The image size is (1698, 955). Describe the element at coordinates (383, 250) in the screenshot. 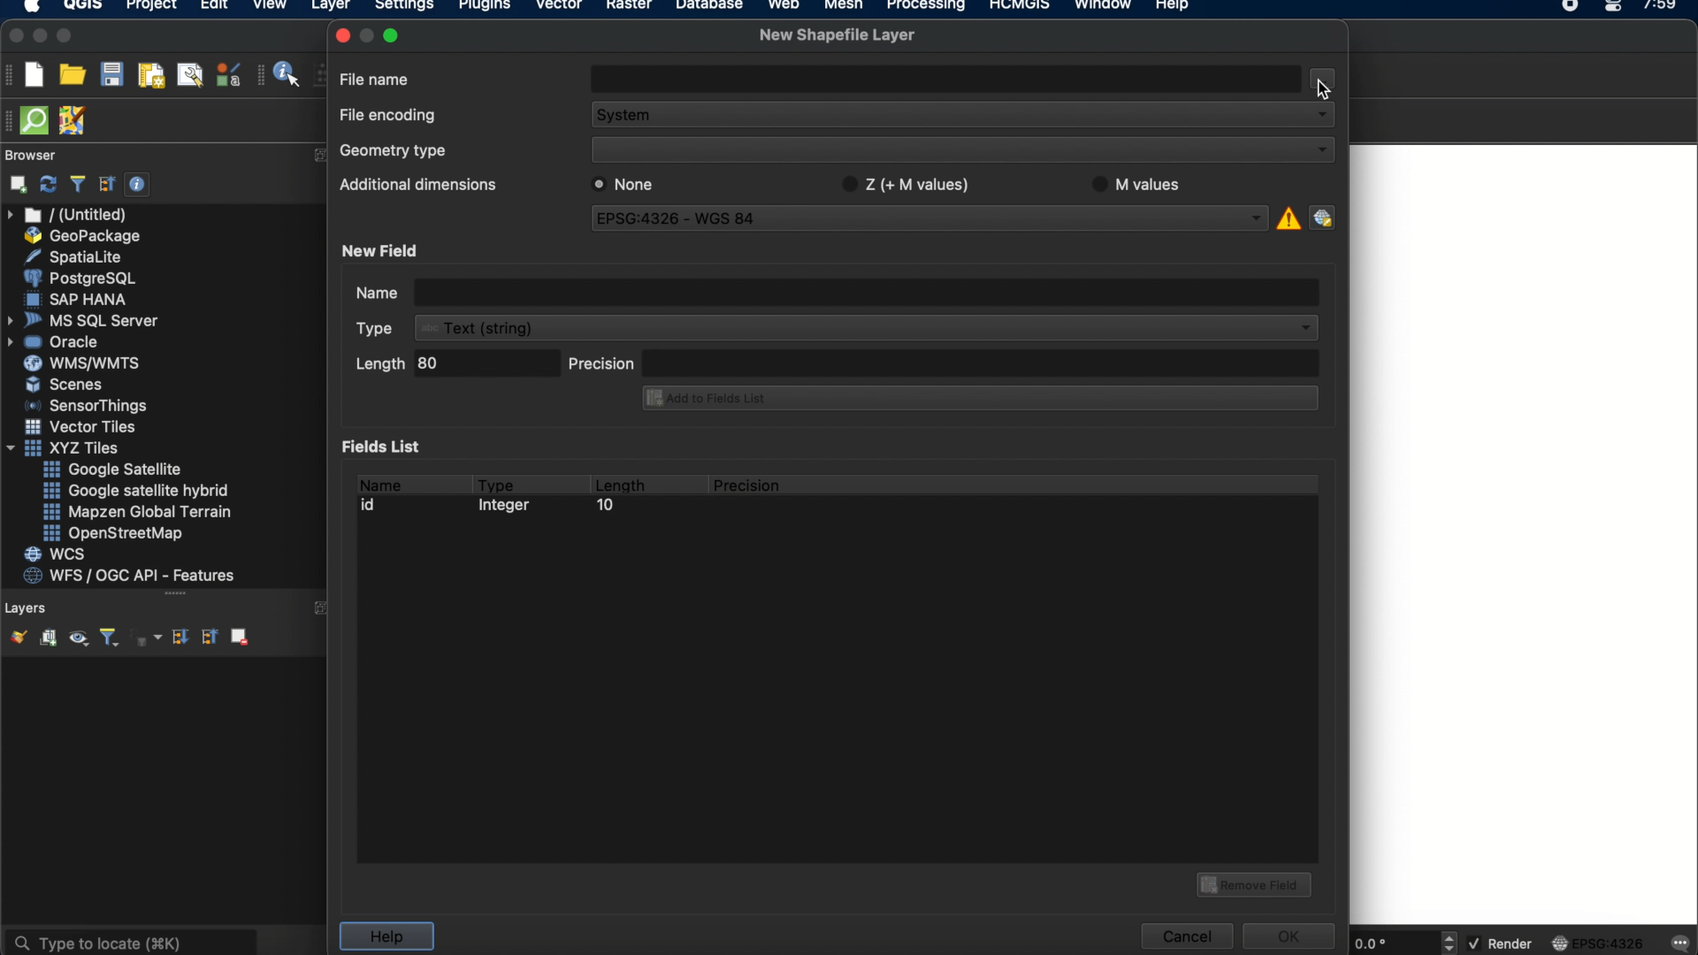

I see `new field` at that location.